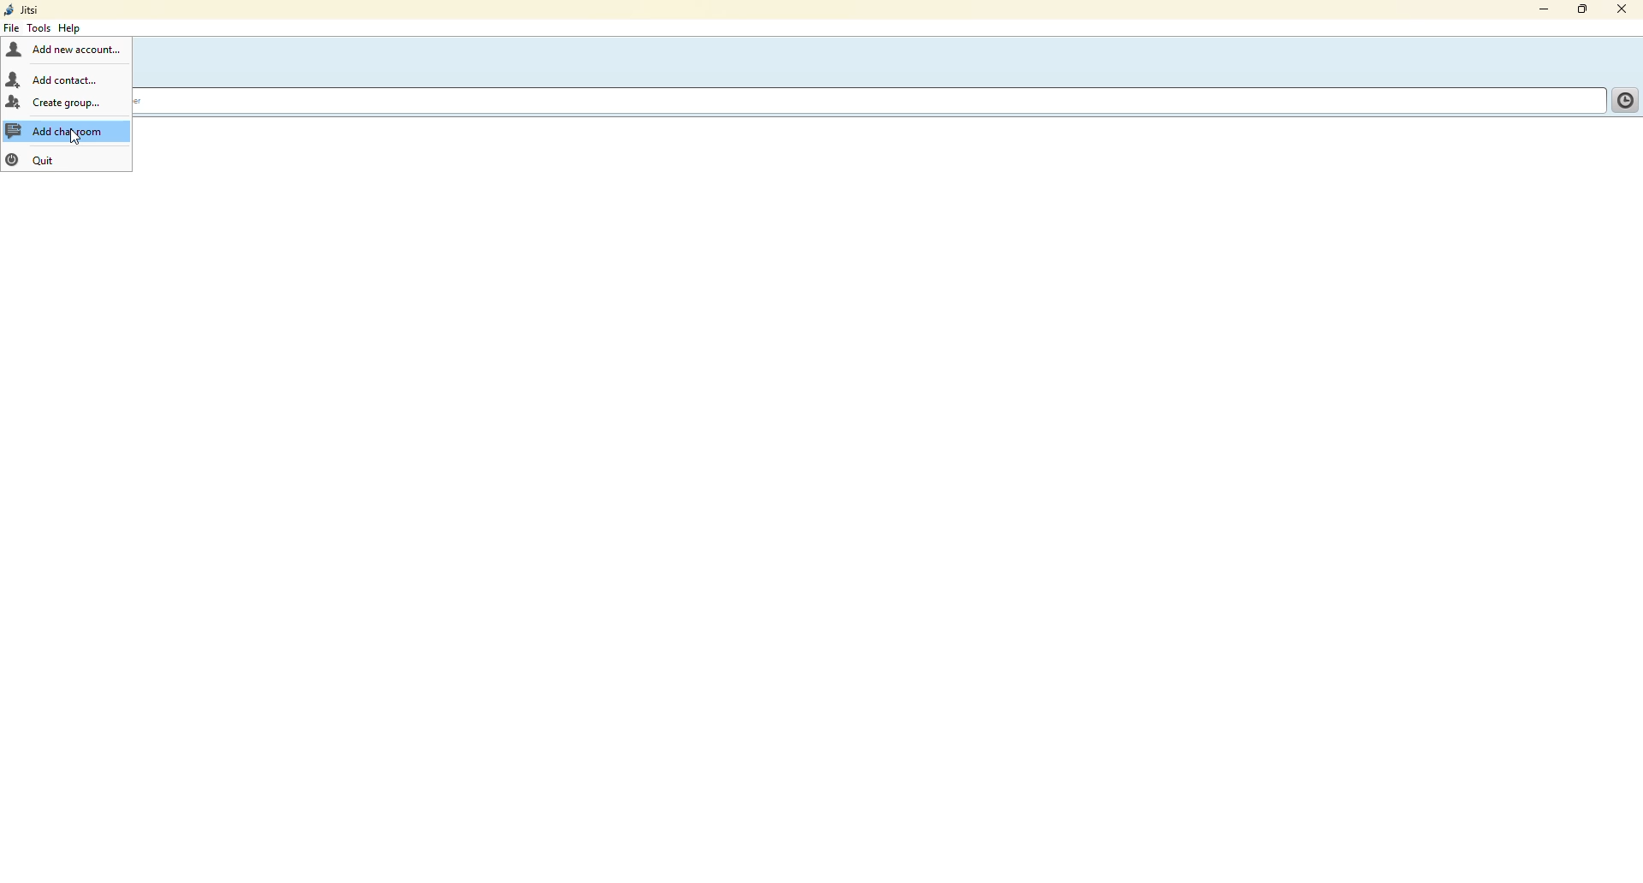 Image resolution: width=1643 pixels, height=883 pixels. Describe the element at coordinates (68, 131) in the screenshot. I see `add chat room` at that location.